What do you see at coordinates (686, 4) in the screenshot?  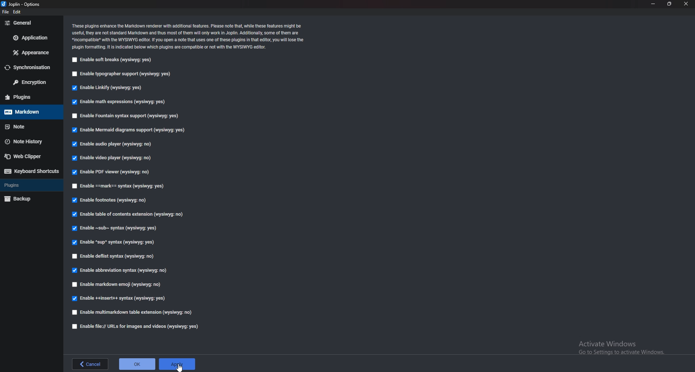 I see `close` at bounding box center [686, 4].